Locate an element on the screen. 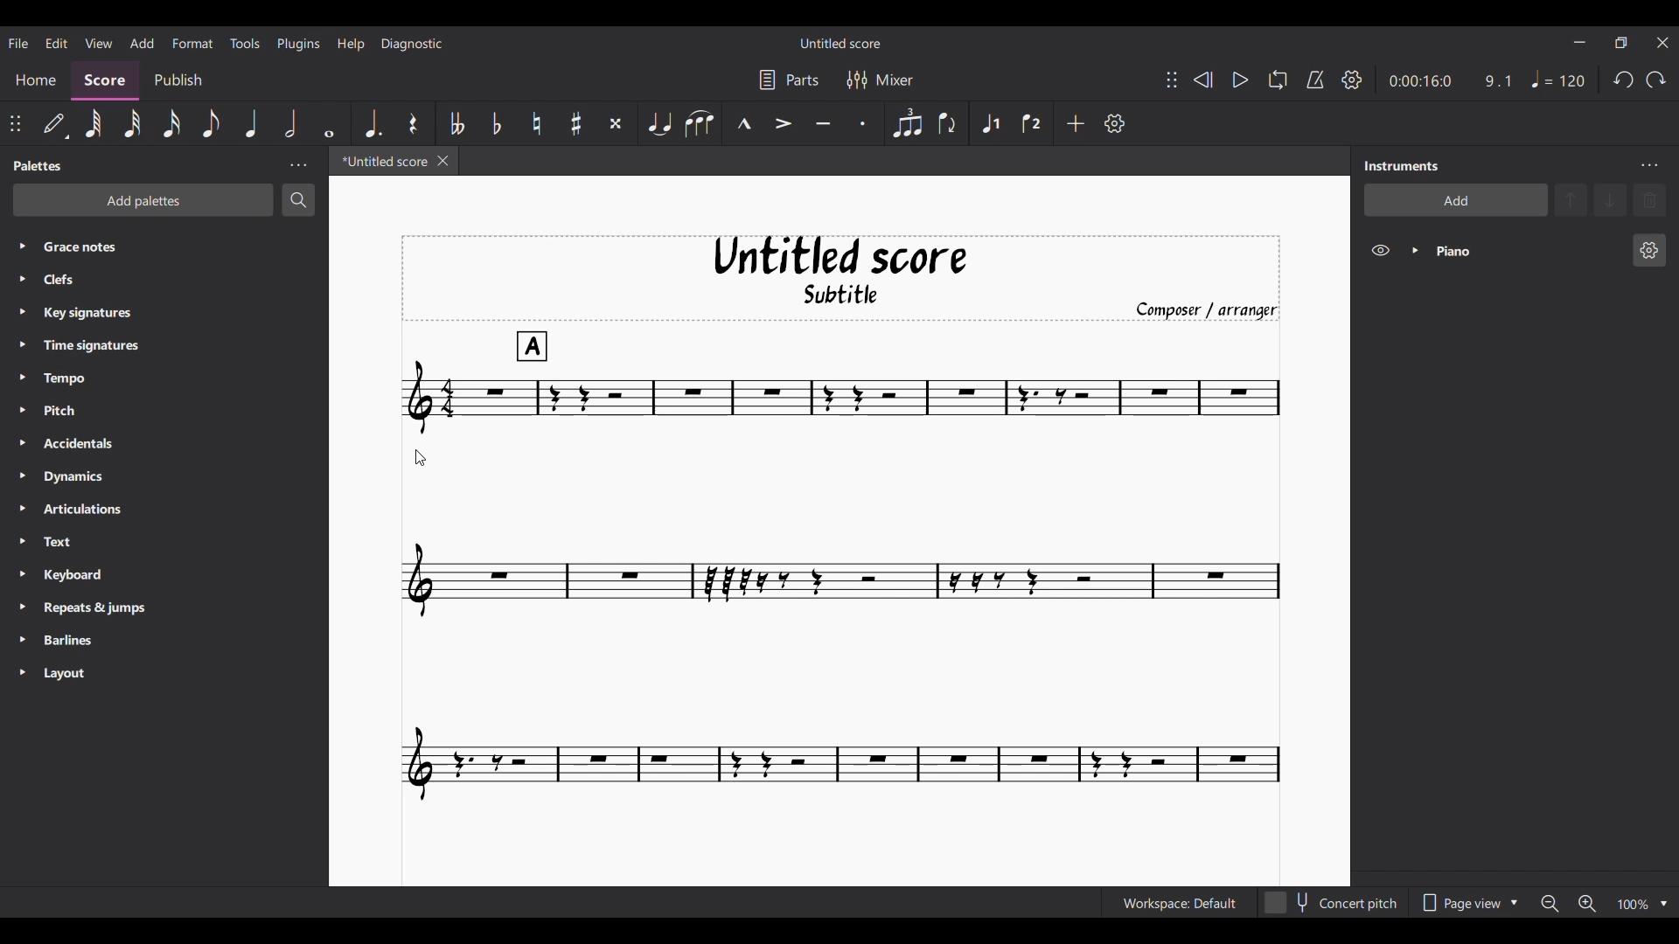 This screenshot has height=944, width=1679. Piano settings is located at coordinates (1649, 250).